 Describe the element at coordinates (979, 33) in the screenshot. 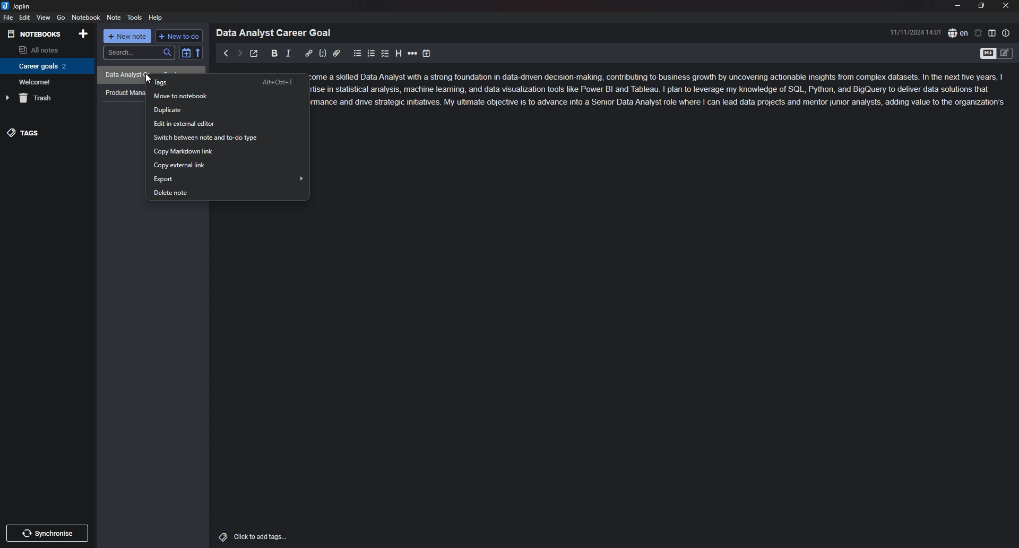

I see `set alarm` at that location.